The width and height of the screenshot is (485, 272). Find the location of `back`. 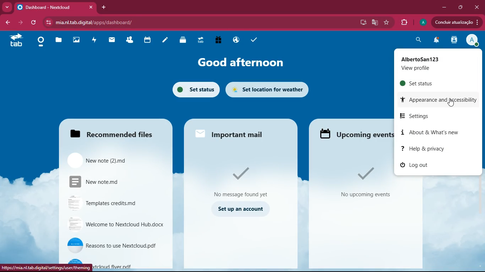

back is located at coordinates (7, 23).